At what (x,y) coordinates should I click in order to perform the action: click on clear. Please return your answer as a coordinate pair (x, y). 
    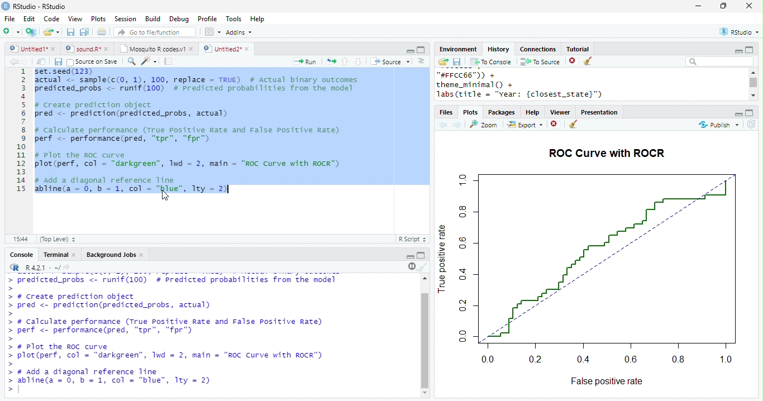
    Looking at the image, I should click on (423, 266).